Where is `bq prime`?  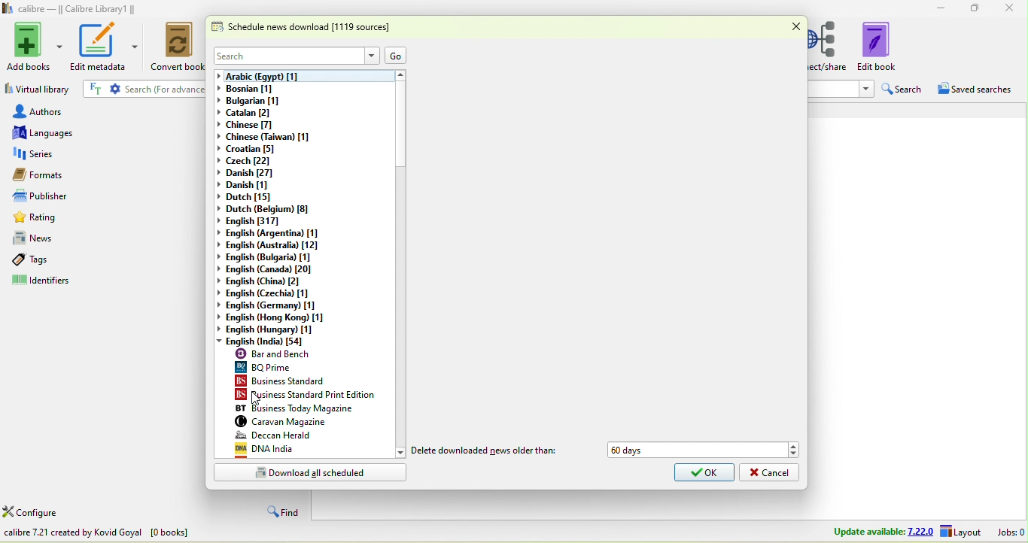
bq prime is located at coordinates (309, 366).